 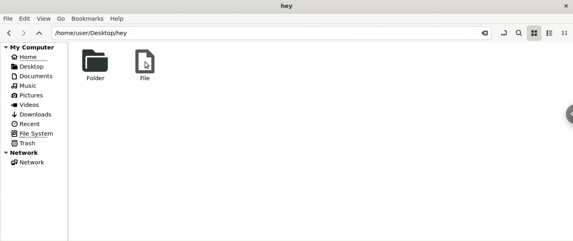 What do you see at coordinates (26, 57) in the screenshot?
I see `Home ` at bounding box center [26, 57].